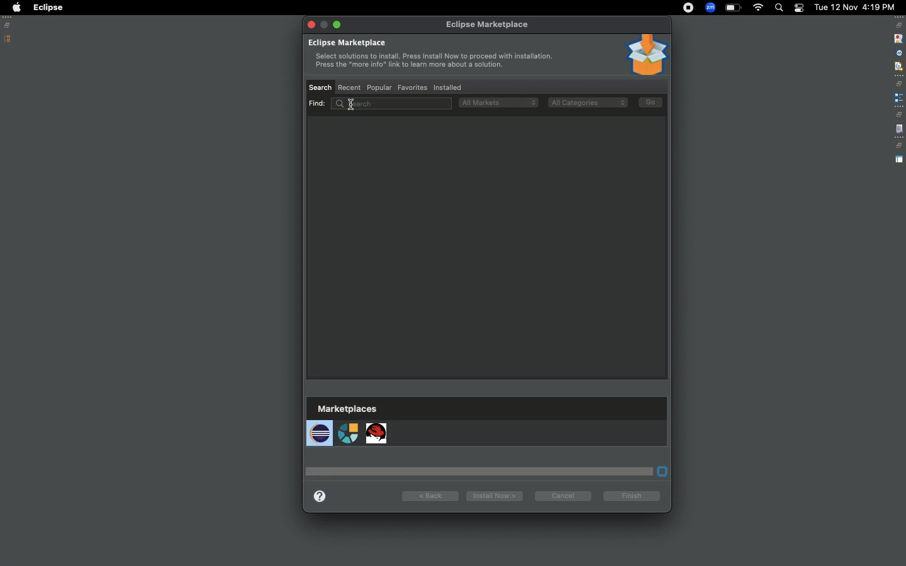 This screenshot has width=906, height=566. I want to click on Cancel, so click(561, 496).